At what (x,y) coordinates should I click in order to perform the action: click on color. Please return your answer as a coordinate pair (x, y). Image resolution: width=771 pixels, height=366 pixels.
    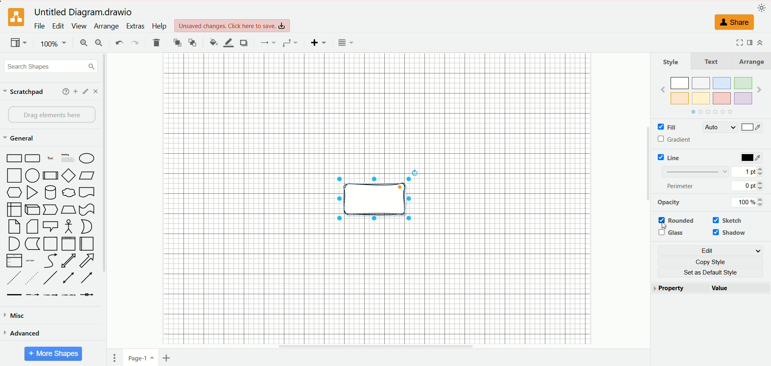
    Looking at the image, I should click on (752, 158).